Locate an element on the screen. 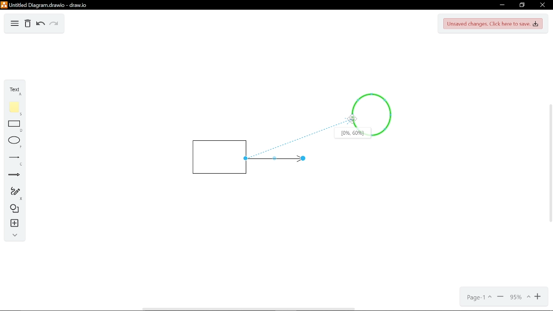 This screenshot has width=553, height=311. Rectangle is located at coordinates (215, 157).